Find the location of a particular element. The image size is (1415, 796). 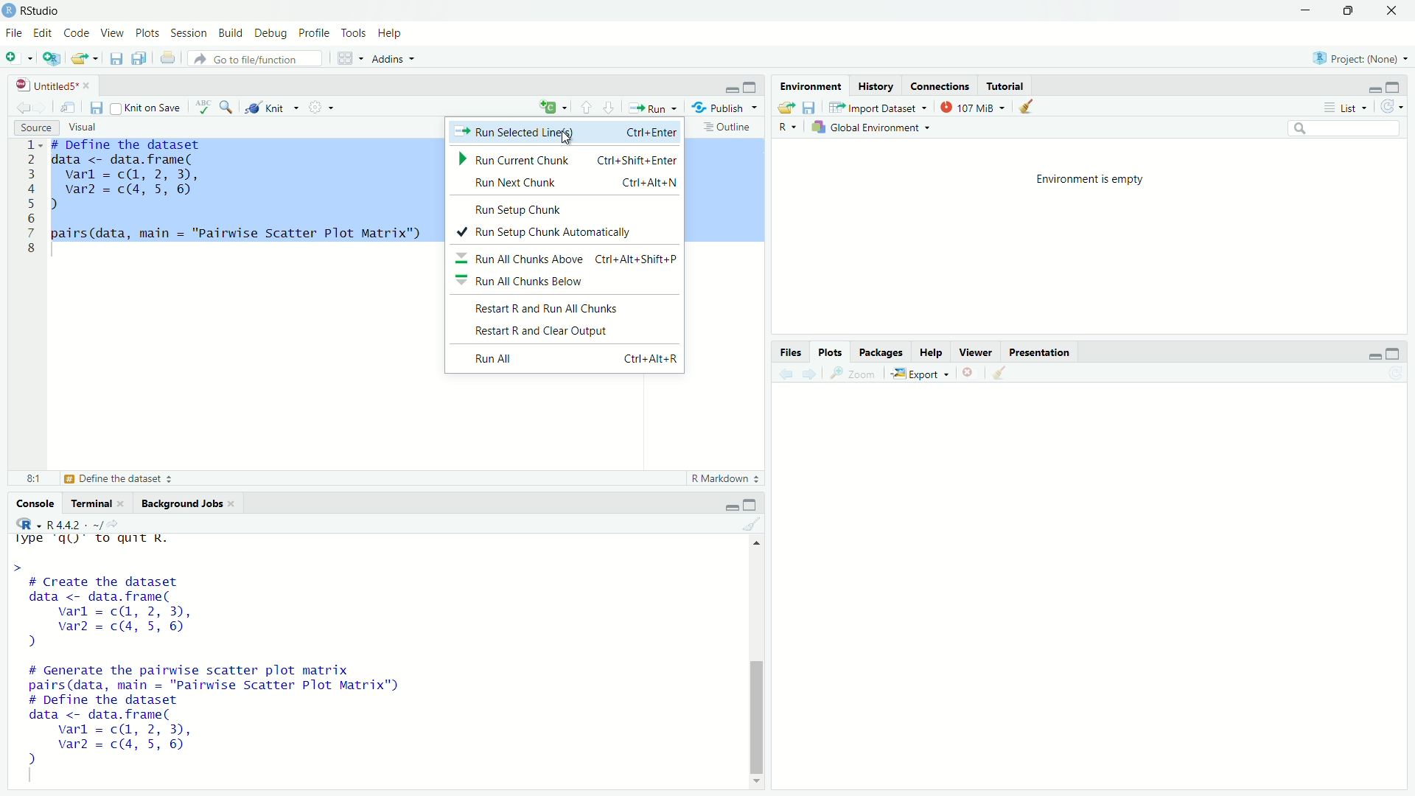

Files is located at coordinates (792, 351).